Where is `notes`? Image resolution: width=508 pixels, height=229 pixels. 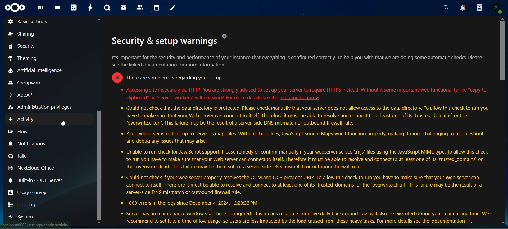
notes is located at coordinates (173, 8).